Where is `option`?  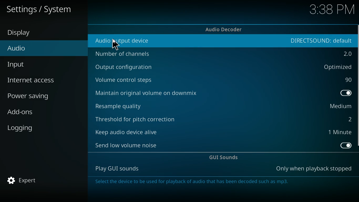
option is located at coordinates (346, 54).